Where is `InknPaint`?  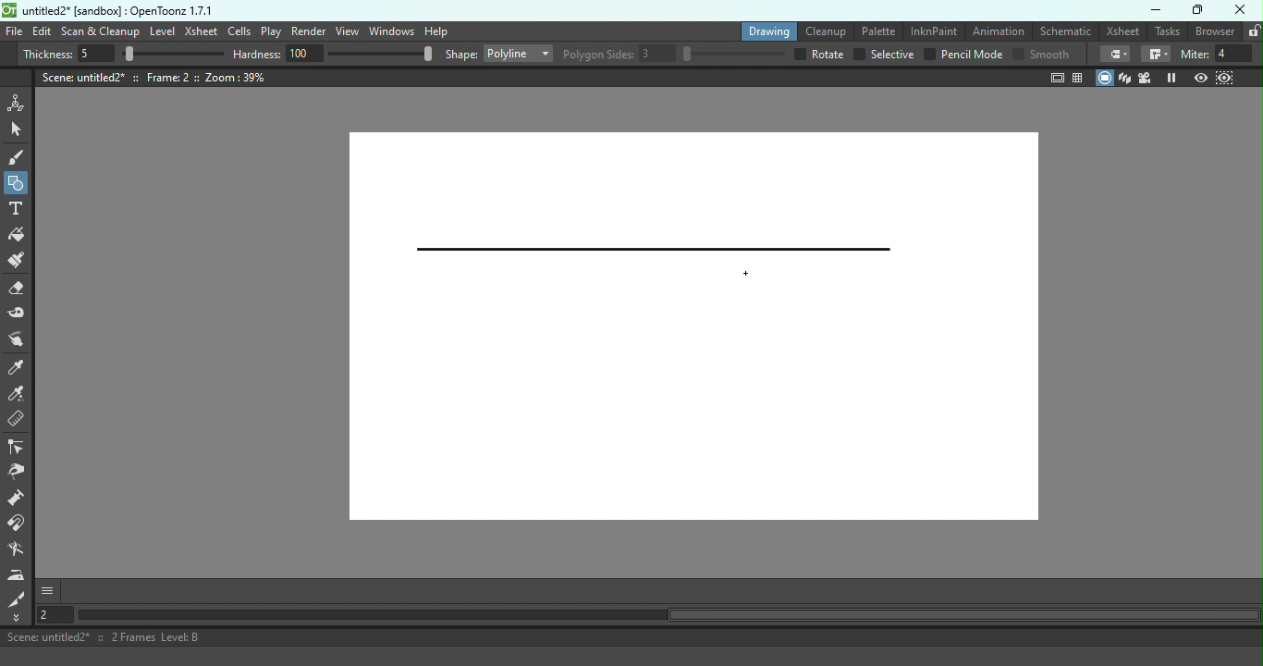
InknPaint is located at coordinates (933, 30).